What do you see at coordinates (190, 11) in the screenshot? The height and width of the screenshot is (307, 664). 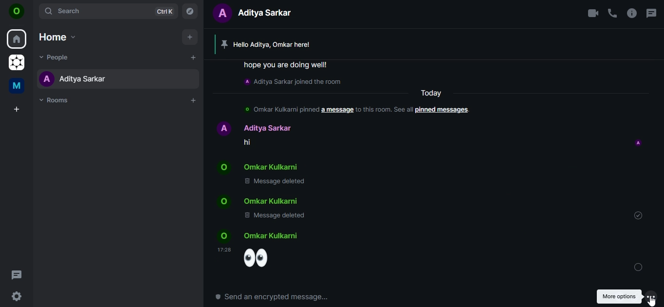 I see `explore rooms` at bounding box center [190, 11].